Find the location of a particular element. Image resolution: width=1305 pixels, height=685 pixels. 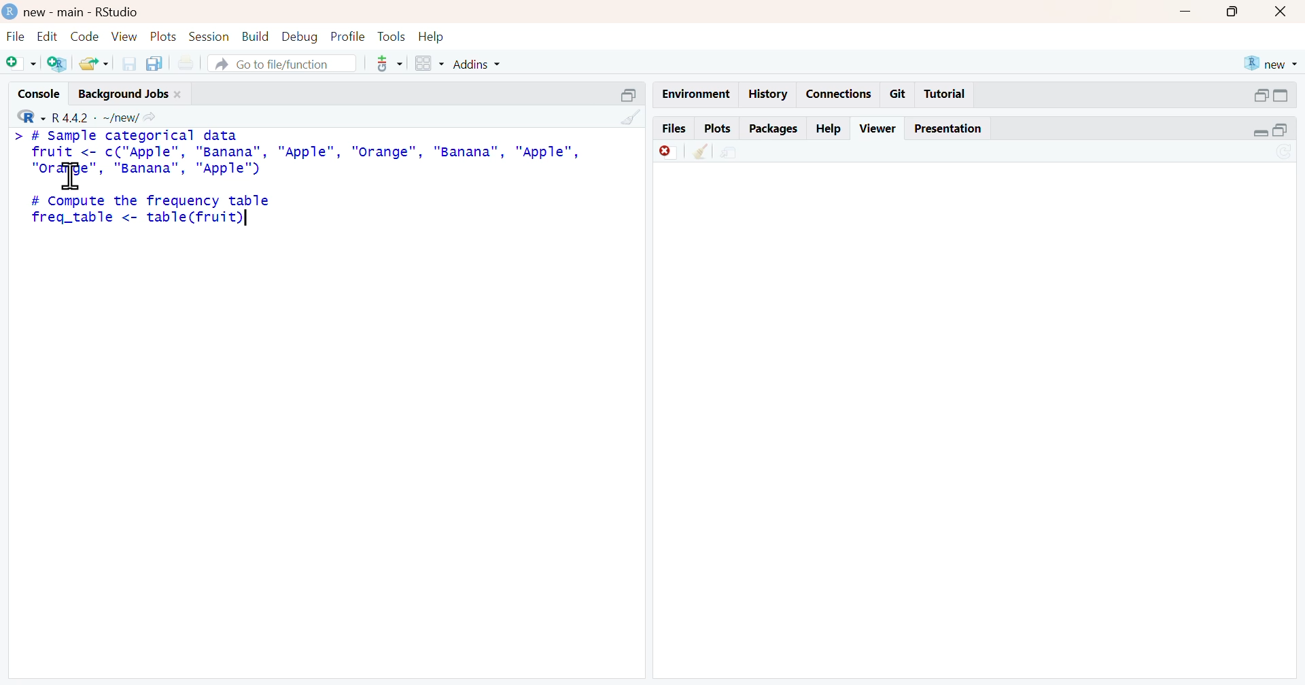

expand is located at coordinates (1259, 96).